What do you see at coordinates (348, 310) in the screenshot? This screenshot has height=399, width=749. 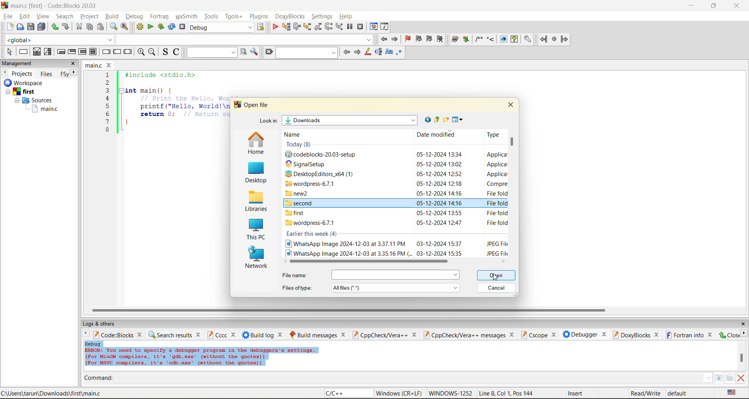 I see `horizontal scroll bar` at bounding box center [348, 310].